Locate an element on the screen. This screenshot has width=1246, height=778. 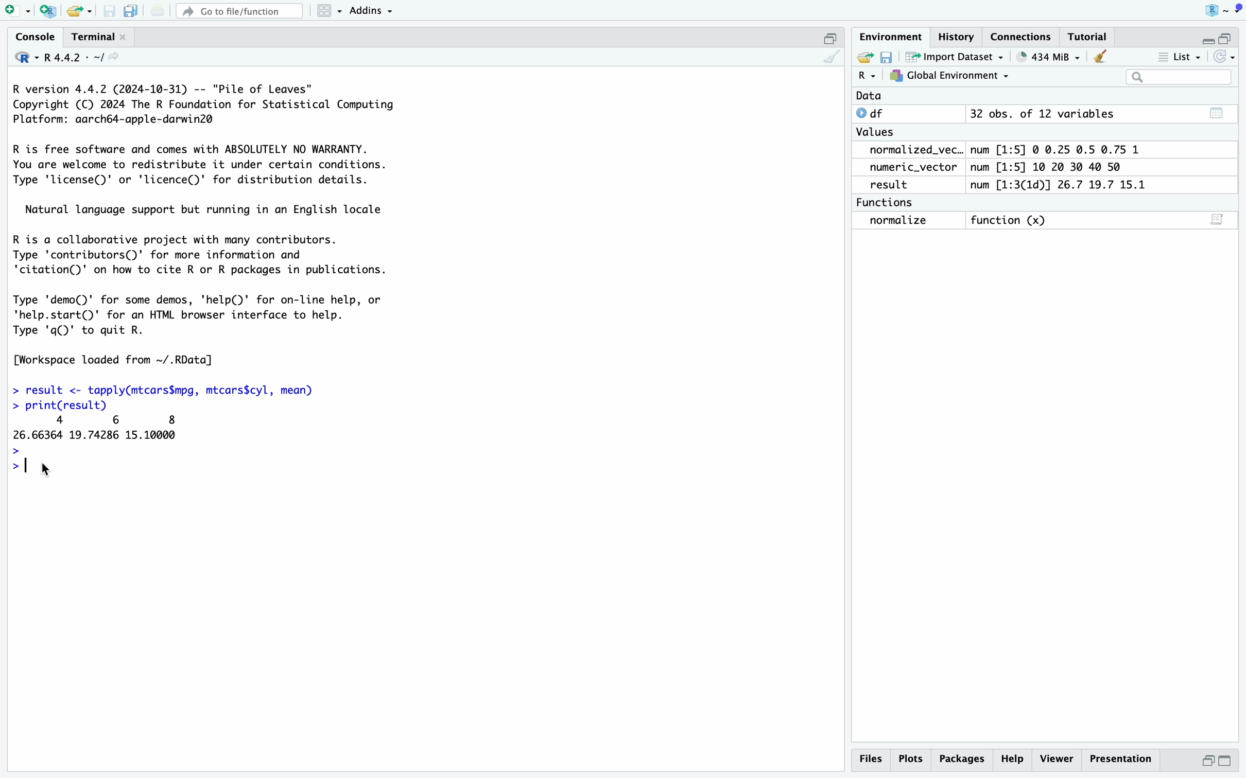
Files is located at coordinates (870, 759).